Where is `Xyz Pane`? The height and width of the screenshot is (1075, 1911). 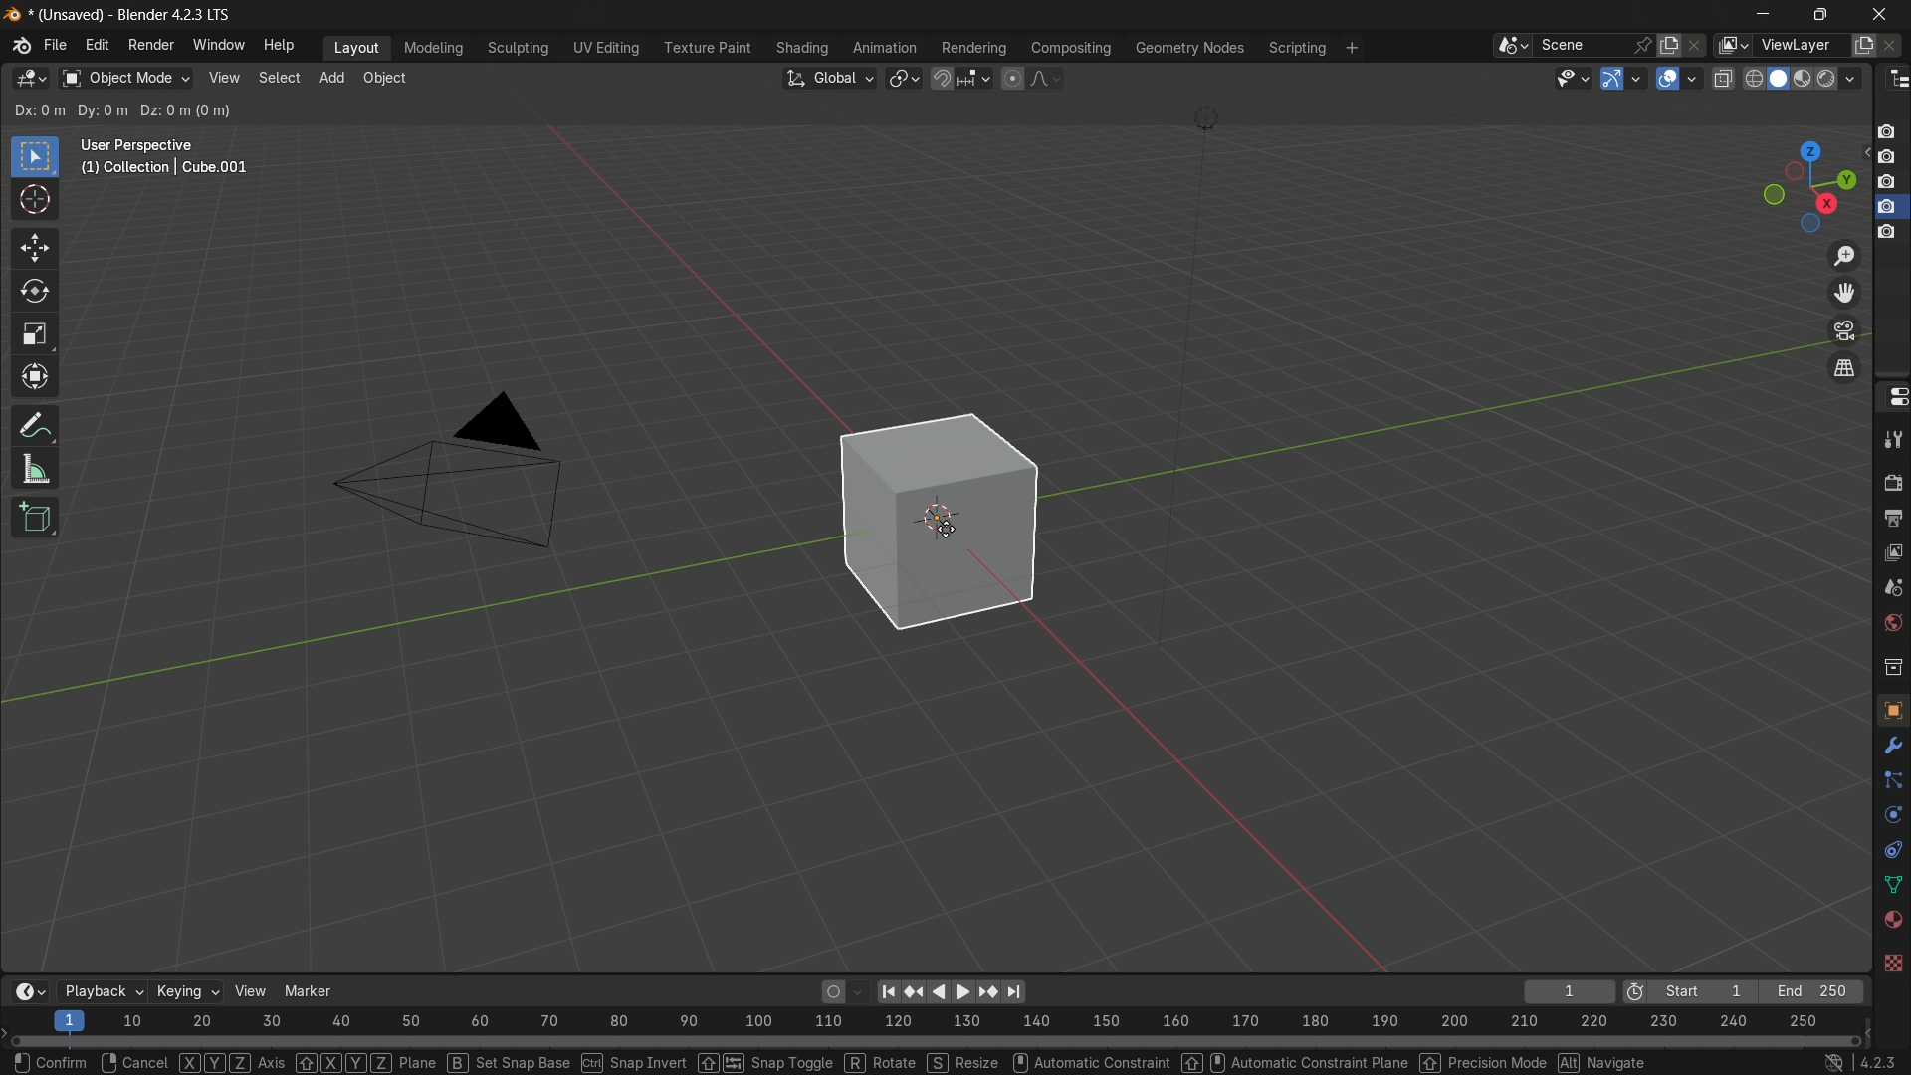
Xyz Pane is located at coordinates (365, 1059).